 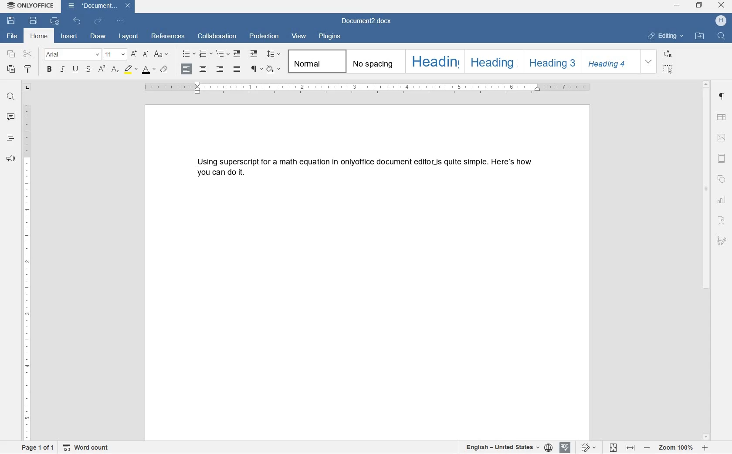 What do you see at coordinates (165, 70) in the screenshot?
I see `clear style` at bounding box center [165, 70].